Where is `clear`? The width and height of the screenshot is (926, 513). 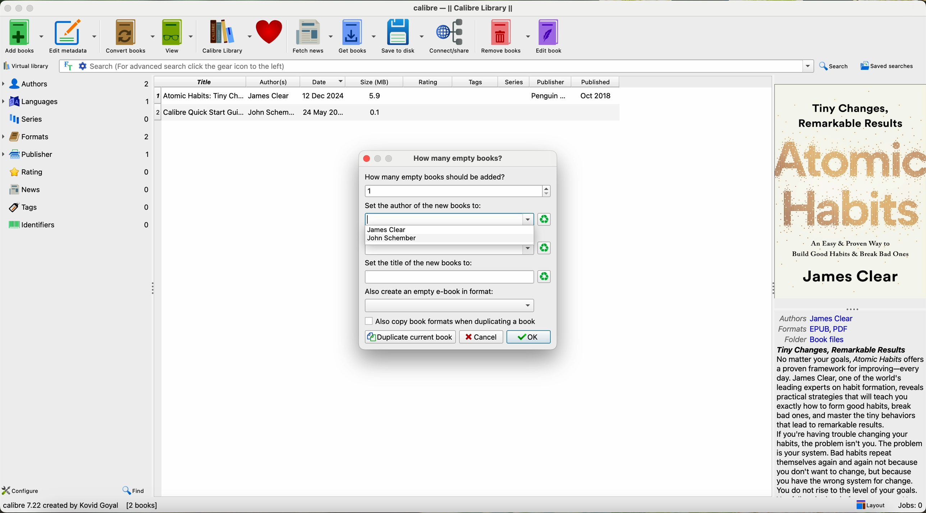
clear is located at coordinates (544, 220).